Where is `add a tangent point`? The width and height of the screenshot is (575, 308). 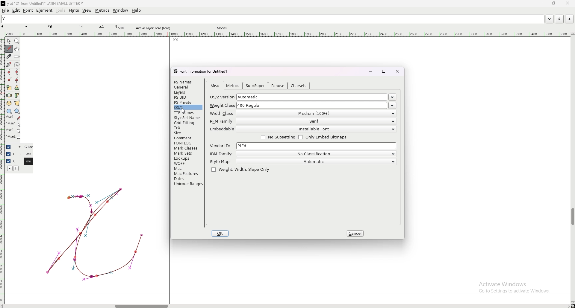 add a tangent point is located at coordinates (17, 80).